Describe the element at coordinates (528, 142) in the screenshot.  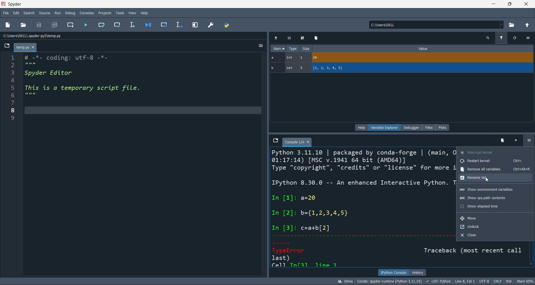
I see `cursor` at that location.